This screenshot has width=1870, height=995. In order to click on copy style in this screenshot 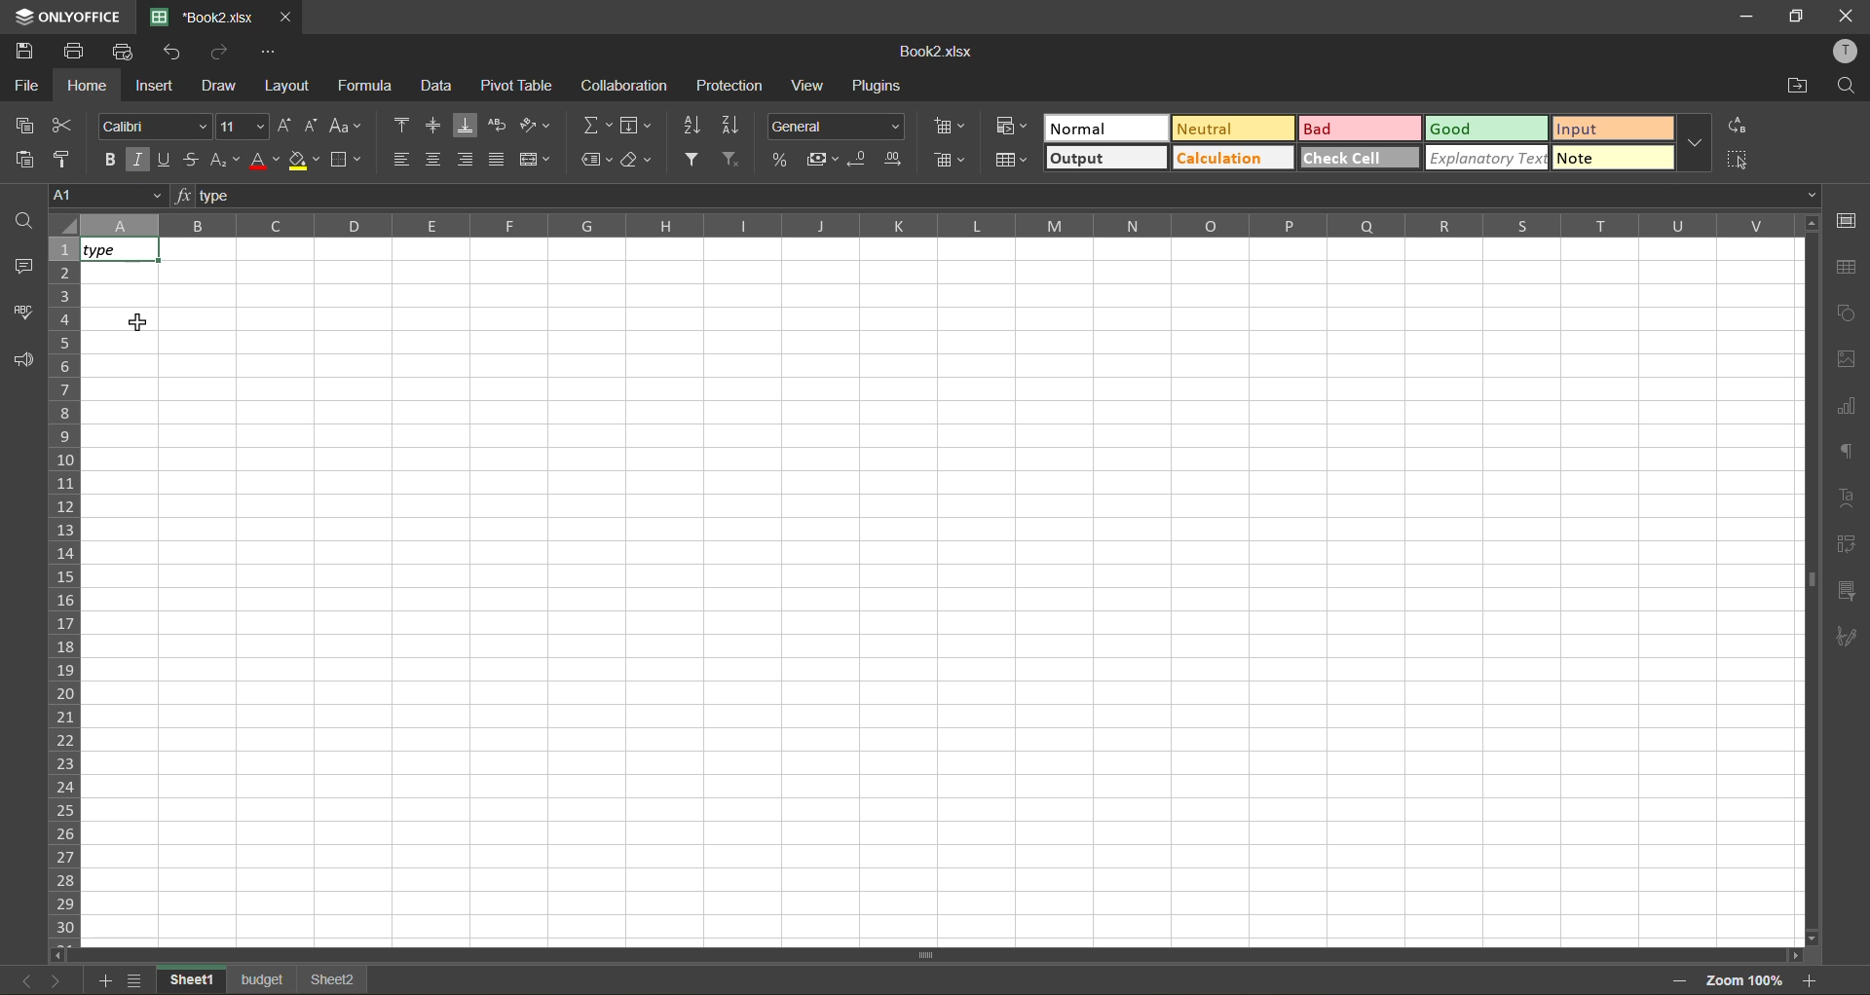, I will do `click(65, 156)`.